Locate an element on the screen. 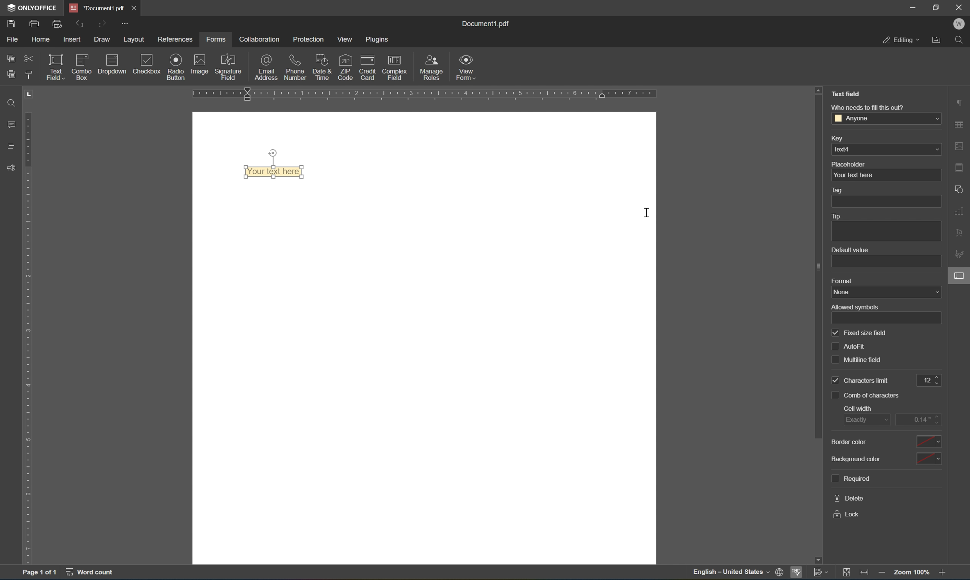 This screenshot has height=580, width=970. credit card is located at coordinates (368, 68).